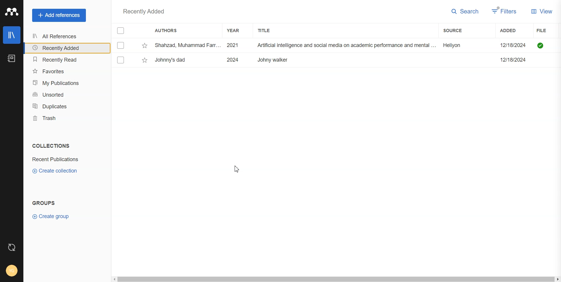  I want to click on Favorites, so click(65, 71).